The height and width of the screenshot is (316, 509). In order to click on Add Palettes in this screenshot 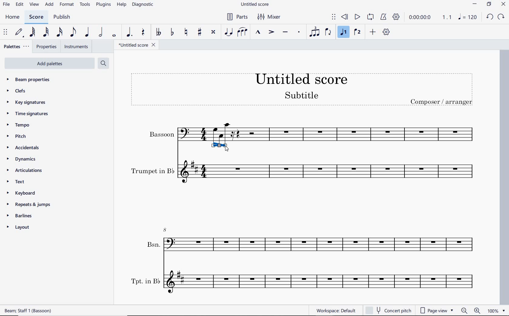, I will do `click(49, 63)`.